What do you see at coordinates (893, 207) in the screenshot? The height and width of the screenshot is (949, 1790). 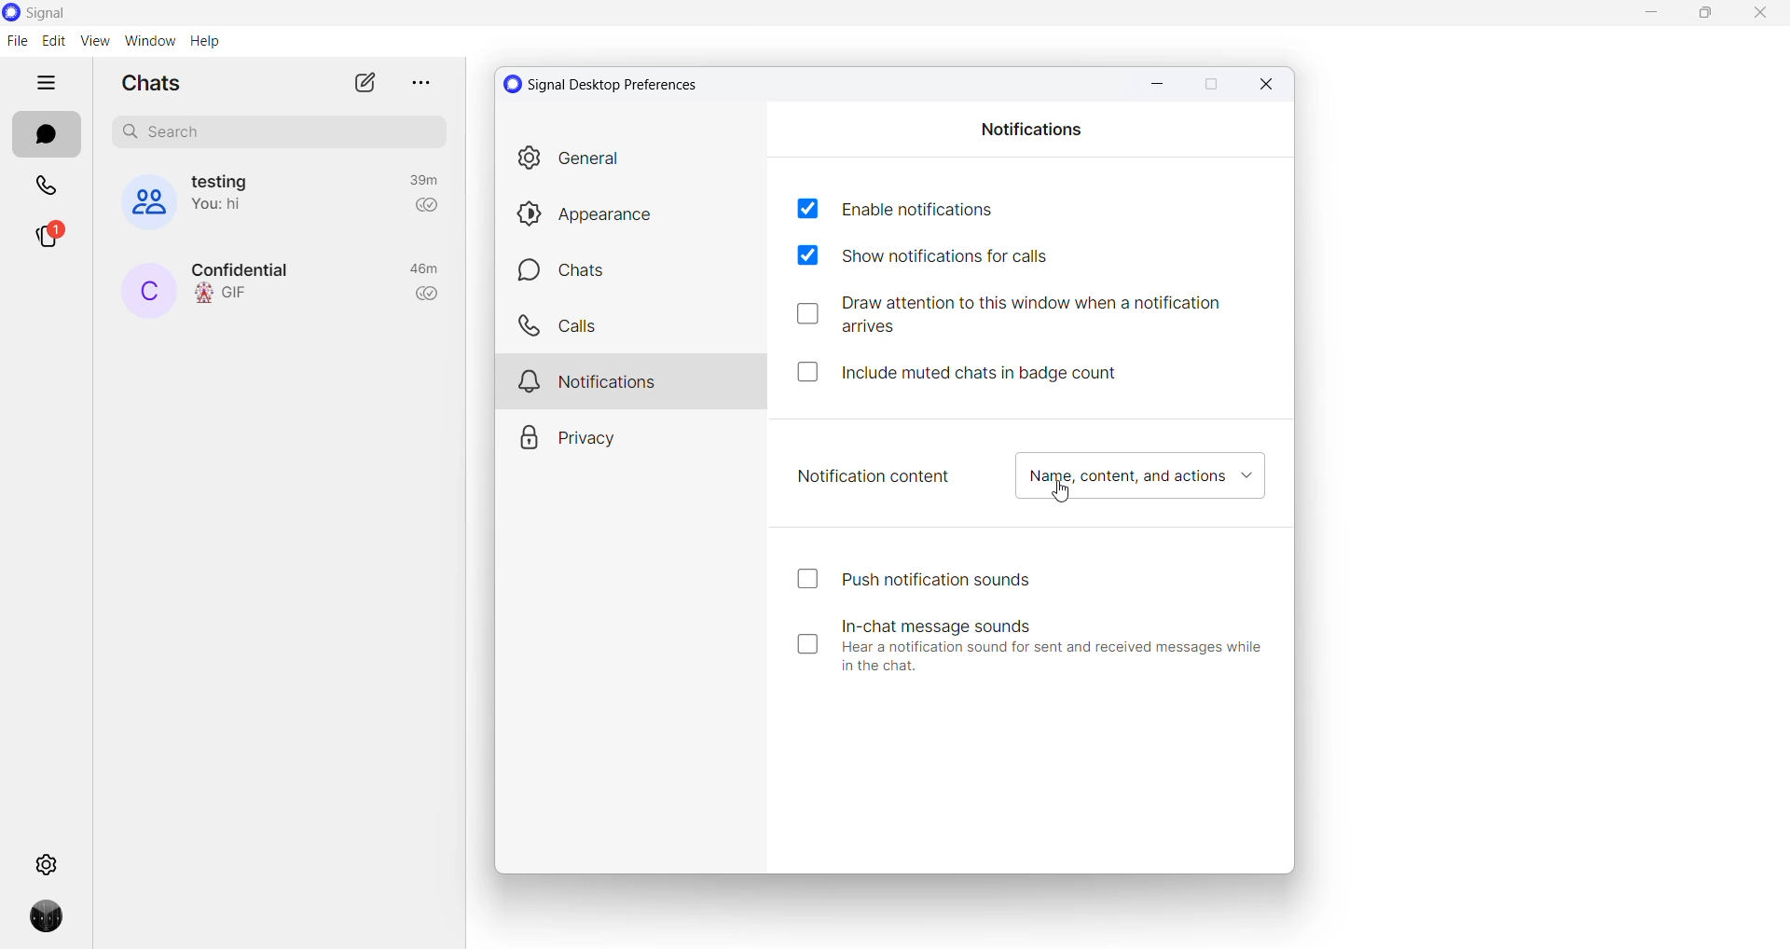 I see `enable notifications checkbox` at bounding box center [893, 207].